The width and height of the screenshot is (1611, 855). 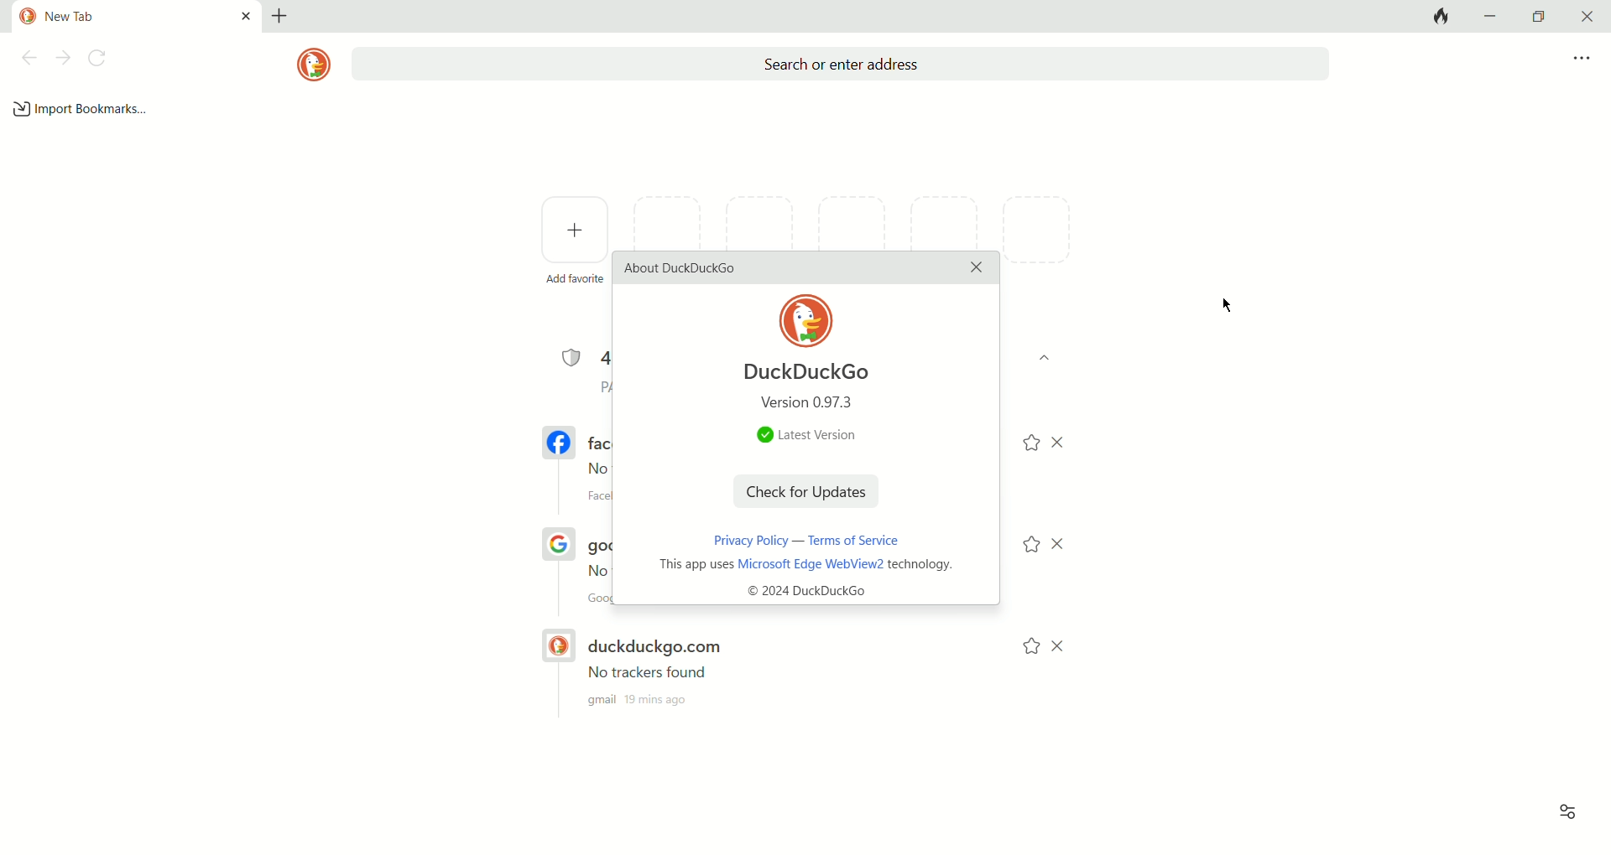 I want to click on search, so click(x=834, y=63).